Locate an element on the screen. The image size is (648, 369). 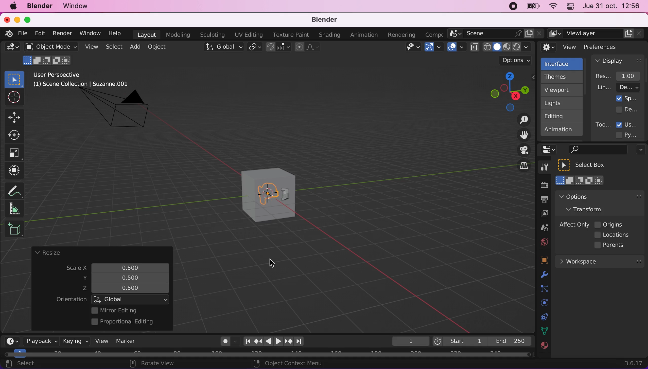
interface is located at coordinates (563, 63).